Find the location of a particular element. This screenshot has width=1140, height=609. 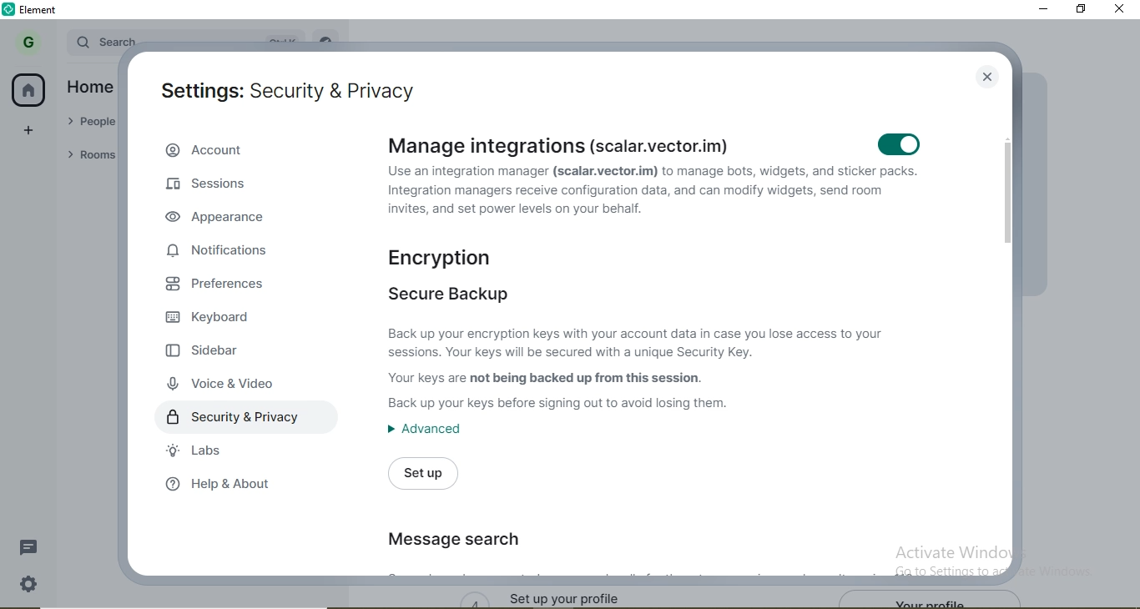

Rooms is located at coordinates (87, 154).